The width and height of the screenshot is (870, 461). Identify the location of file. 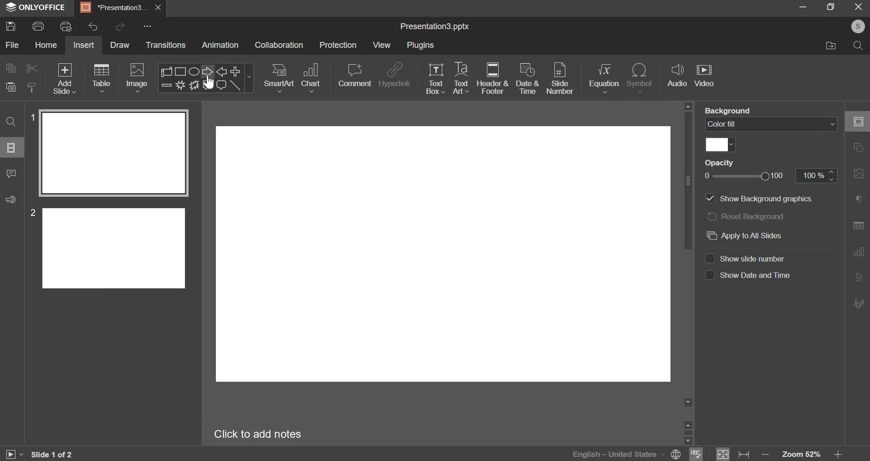
(13, 45).